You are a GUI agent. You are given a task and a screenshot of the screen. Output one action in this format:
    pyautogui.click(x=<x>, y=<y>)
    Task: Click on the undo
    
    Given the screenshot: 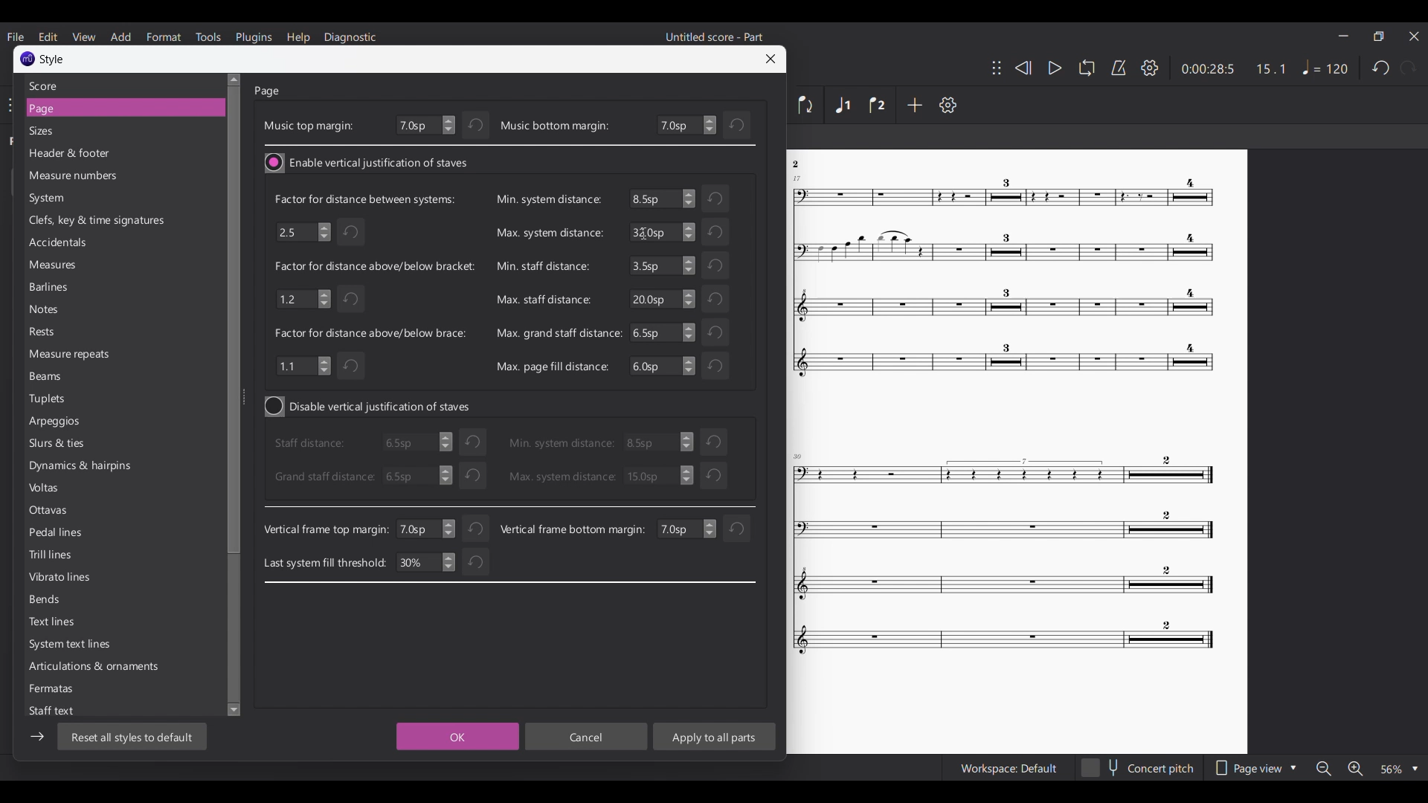 What is the action you would take?
    pyautogui.click(x=472, y=442)
    